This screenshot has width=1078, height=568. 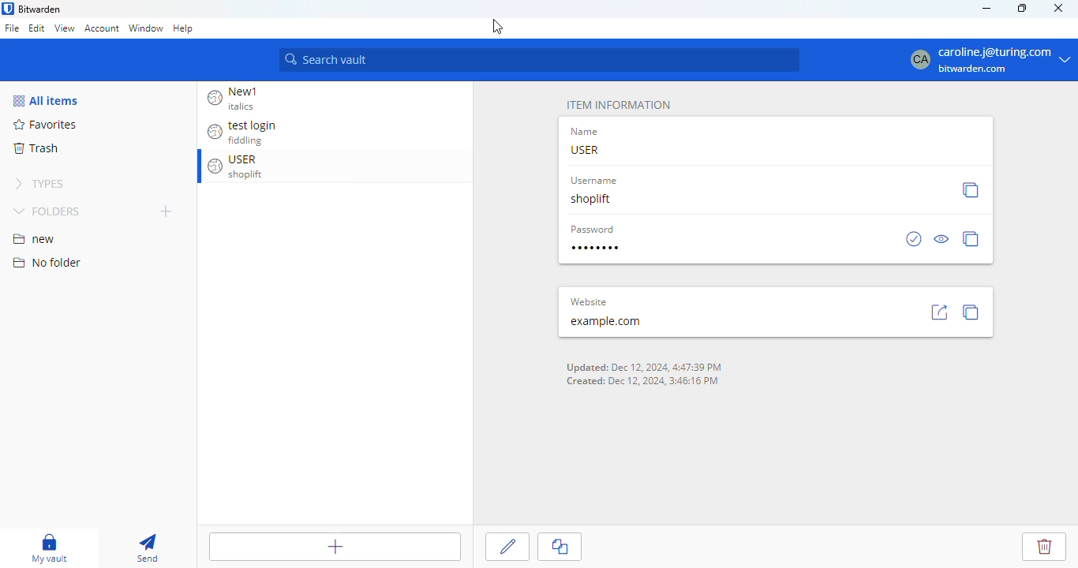 What do you see at coordinates (639, 366) in the screenshot?
I see `Updated: Dec 12, 2024, 4:47:39 PM` at bounding box center [639, 366].